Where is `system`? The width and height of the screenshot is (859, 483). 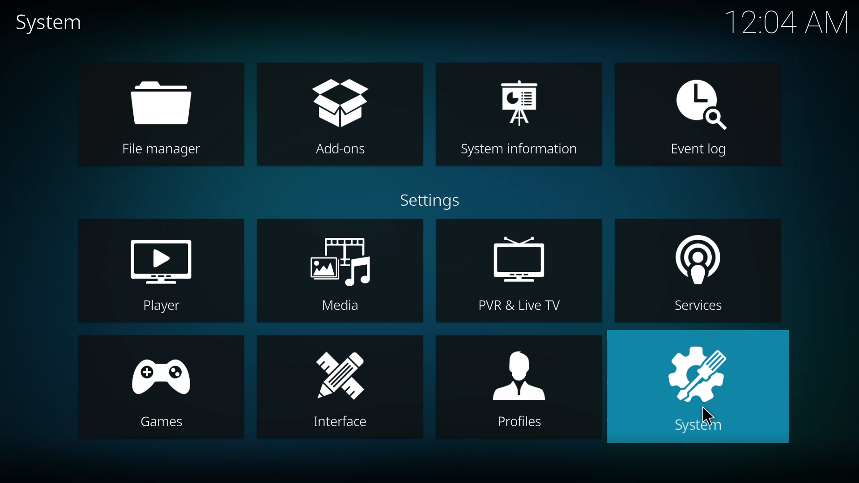
system is located at coordinates (48, 22).